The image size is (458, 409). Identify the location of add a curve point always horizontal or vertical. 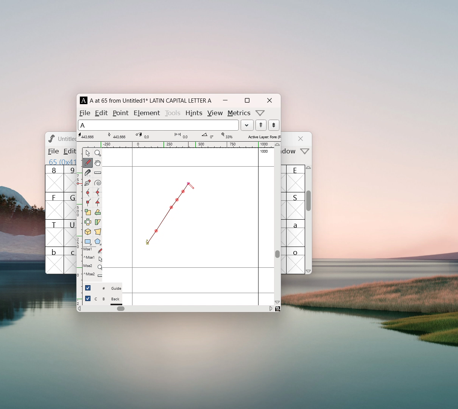
(98, 192).